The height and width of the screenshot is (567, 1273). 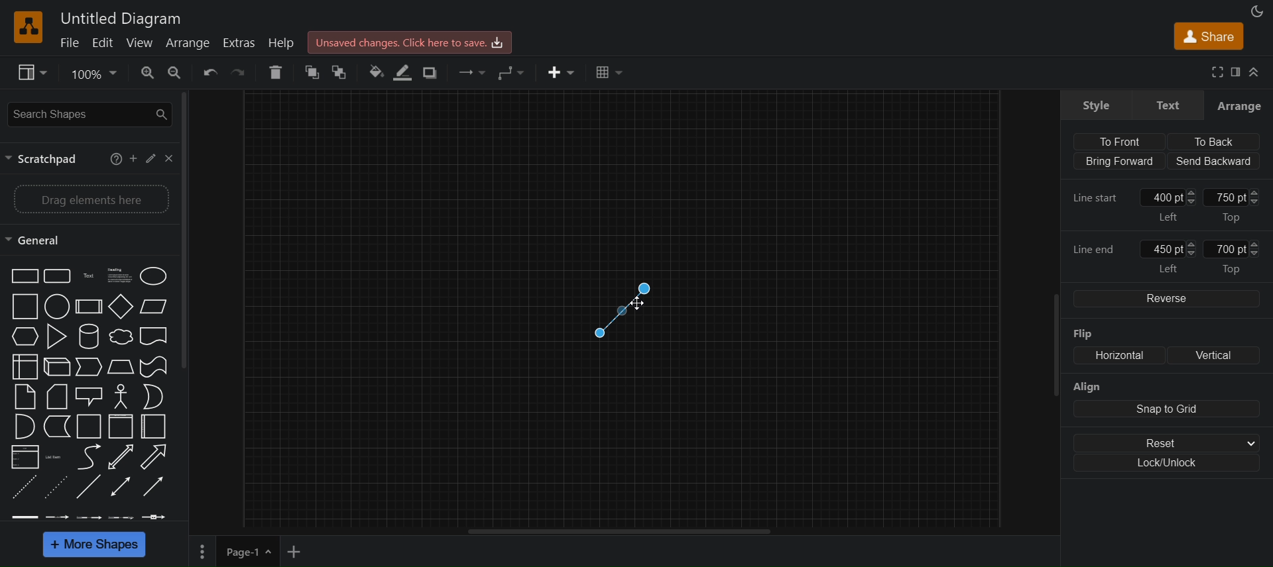 What do you see at coordinates (23, 338) in the screenshot?
I see `Hexagon` at bounding box center [23, 338].